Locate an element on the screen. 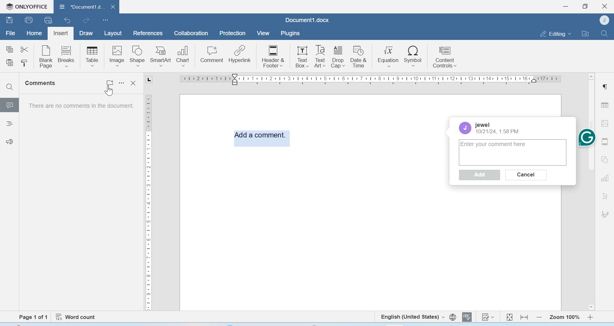 The image size is (614, 326). Set text language is located at coordinates (412, 316).